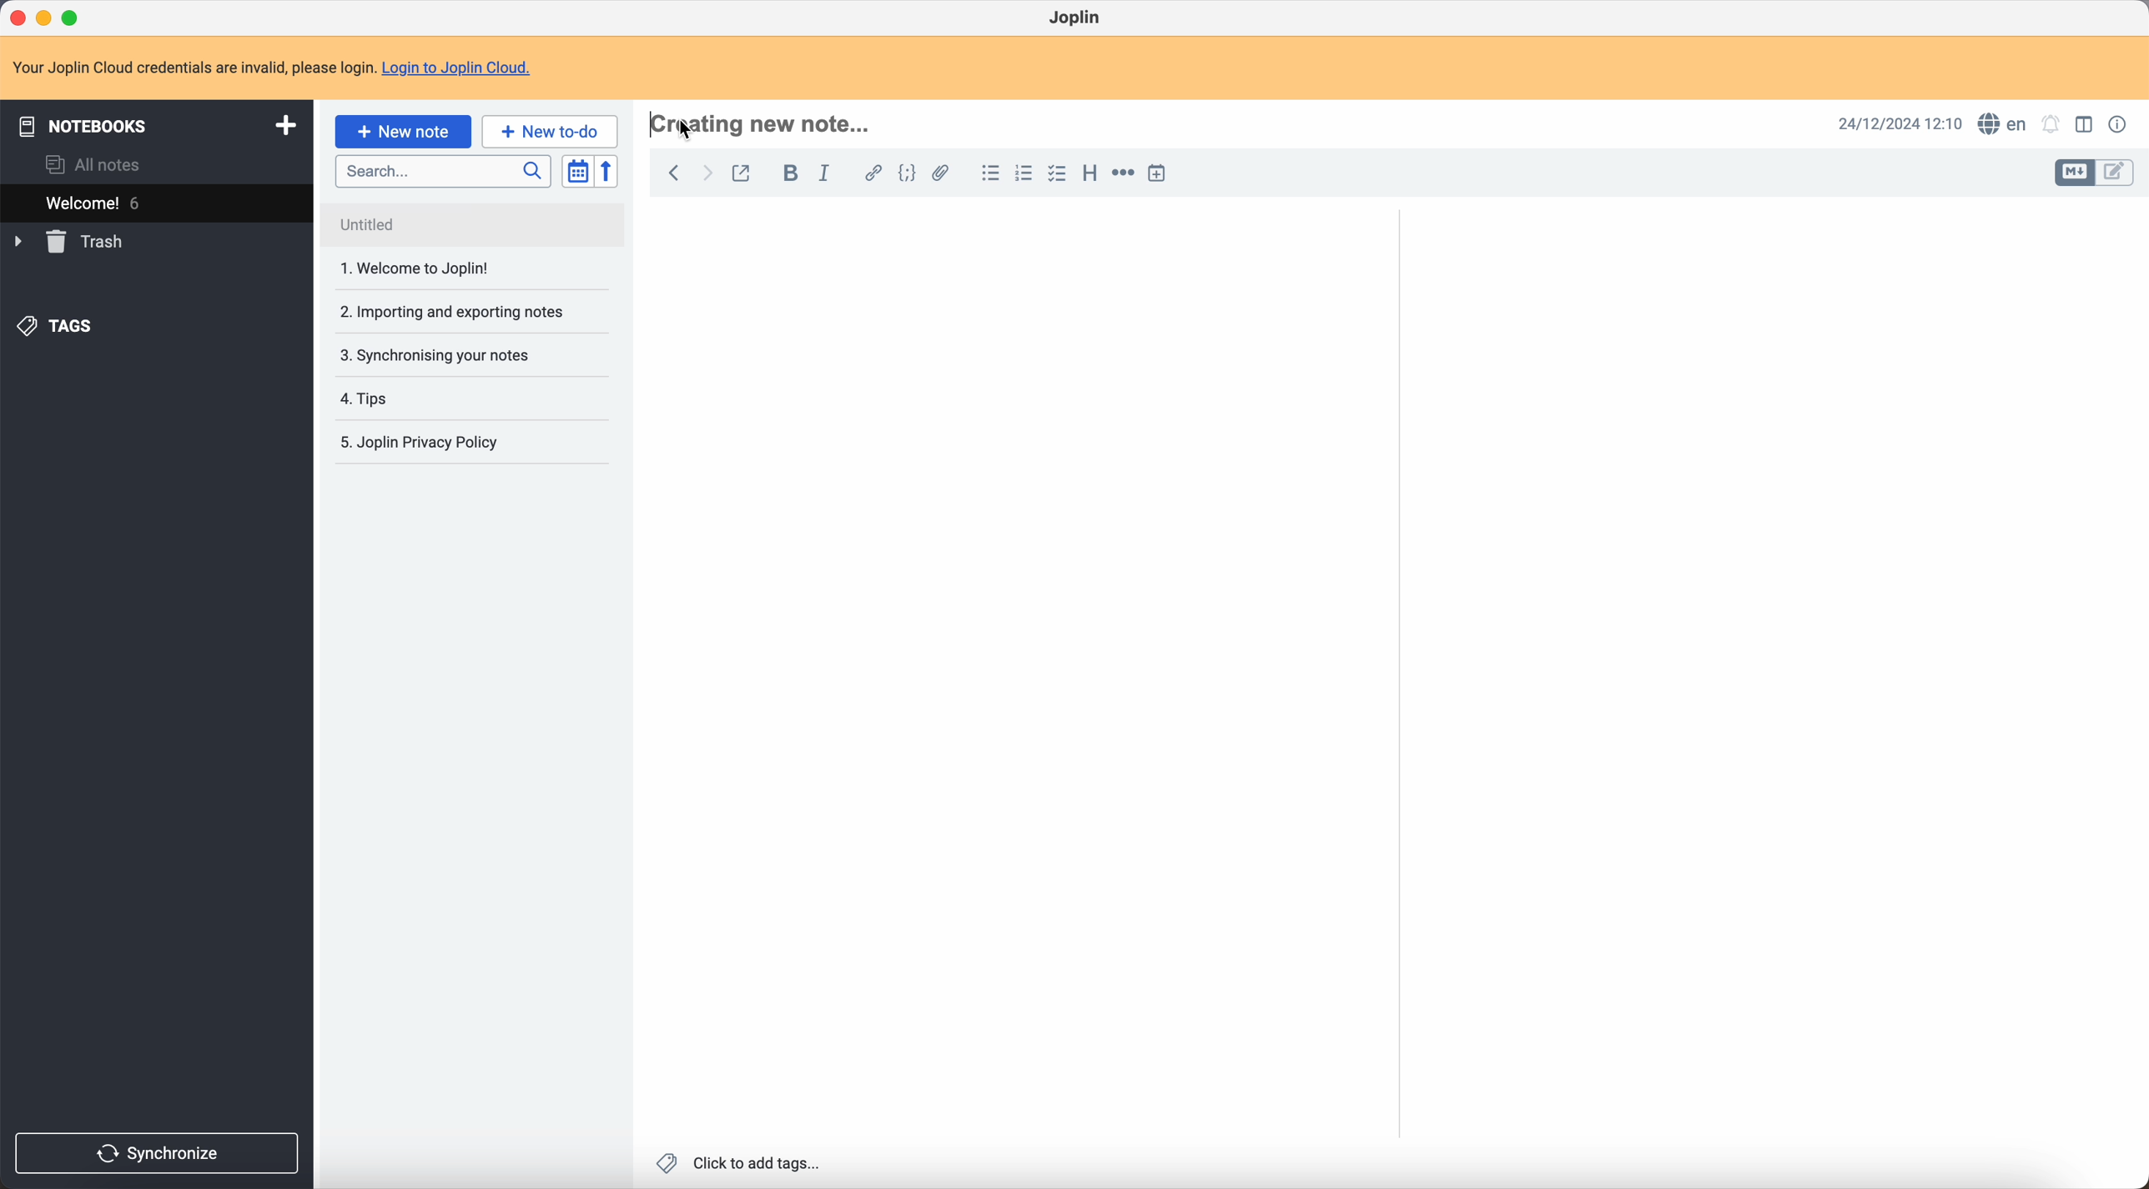  I want to click on Joplin, so click(1077, 19).